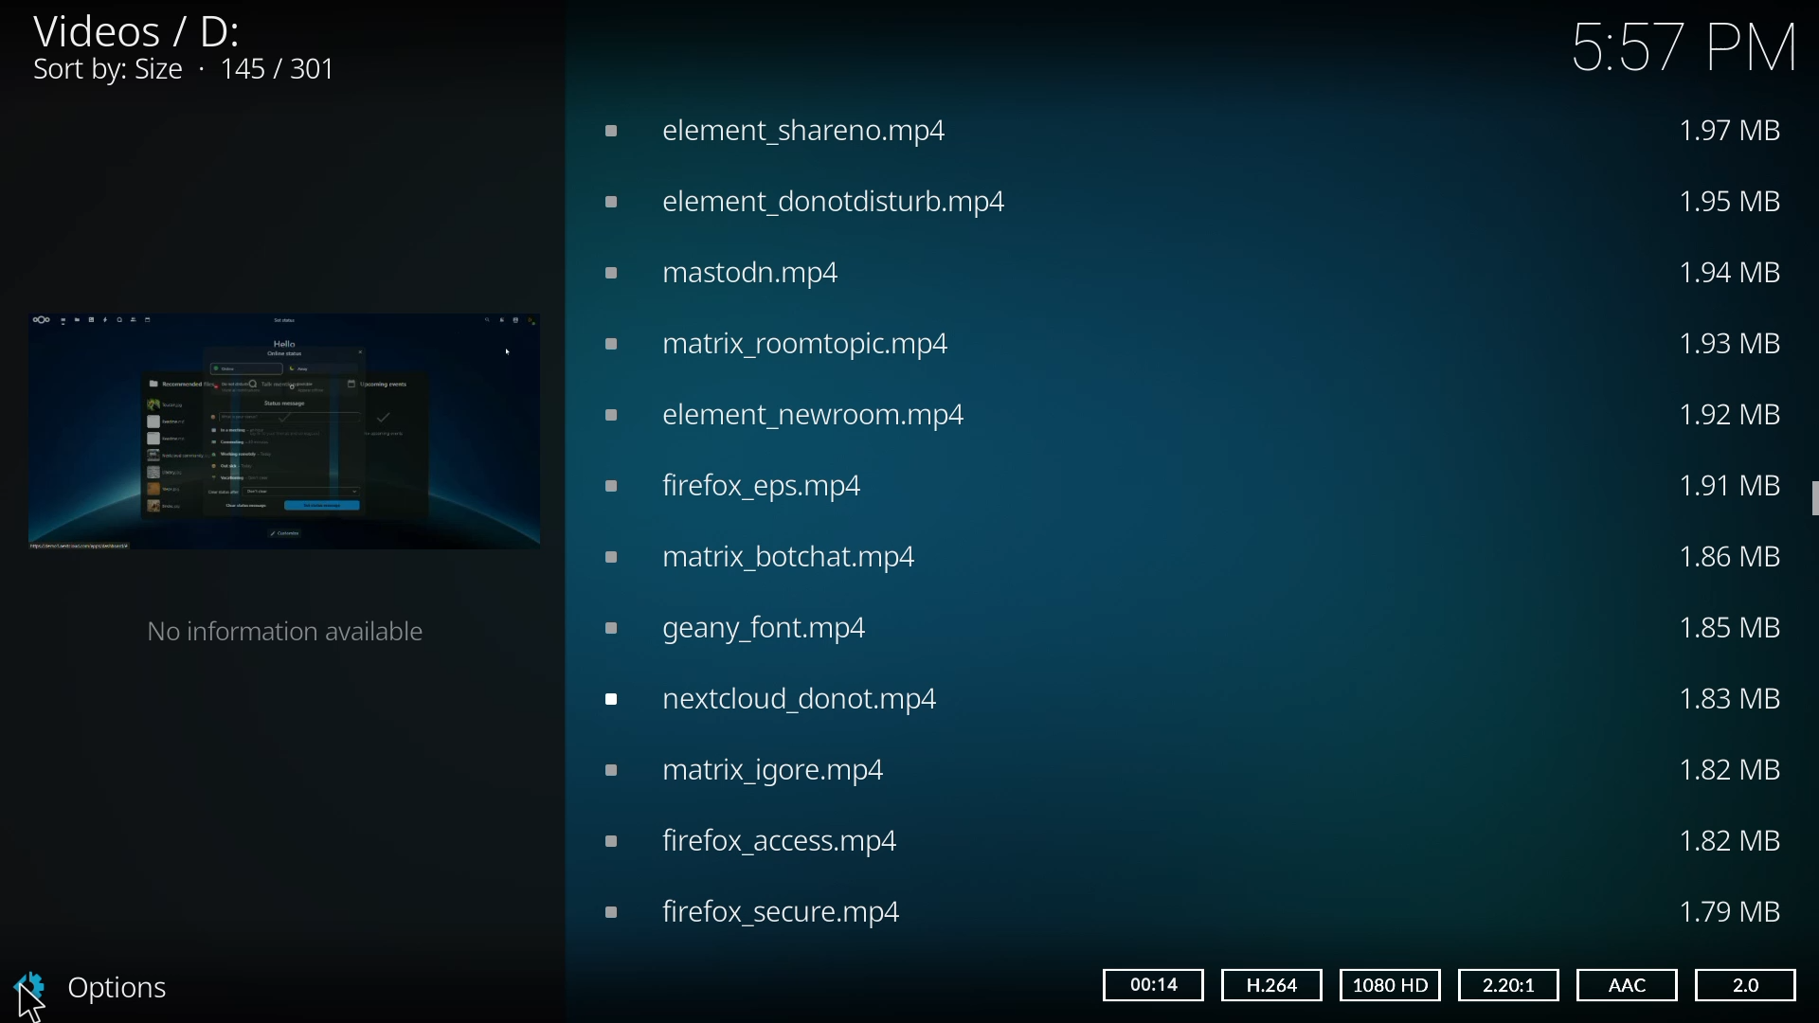 The image size is (1819, 1023). Describe the element at coordinates (773, 127) in the screenshot. I see `video` at that location.